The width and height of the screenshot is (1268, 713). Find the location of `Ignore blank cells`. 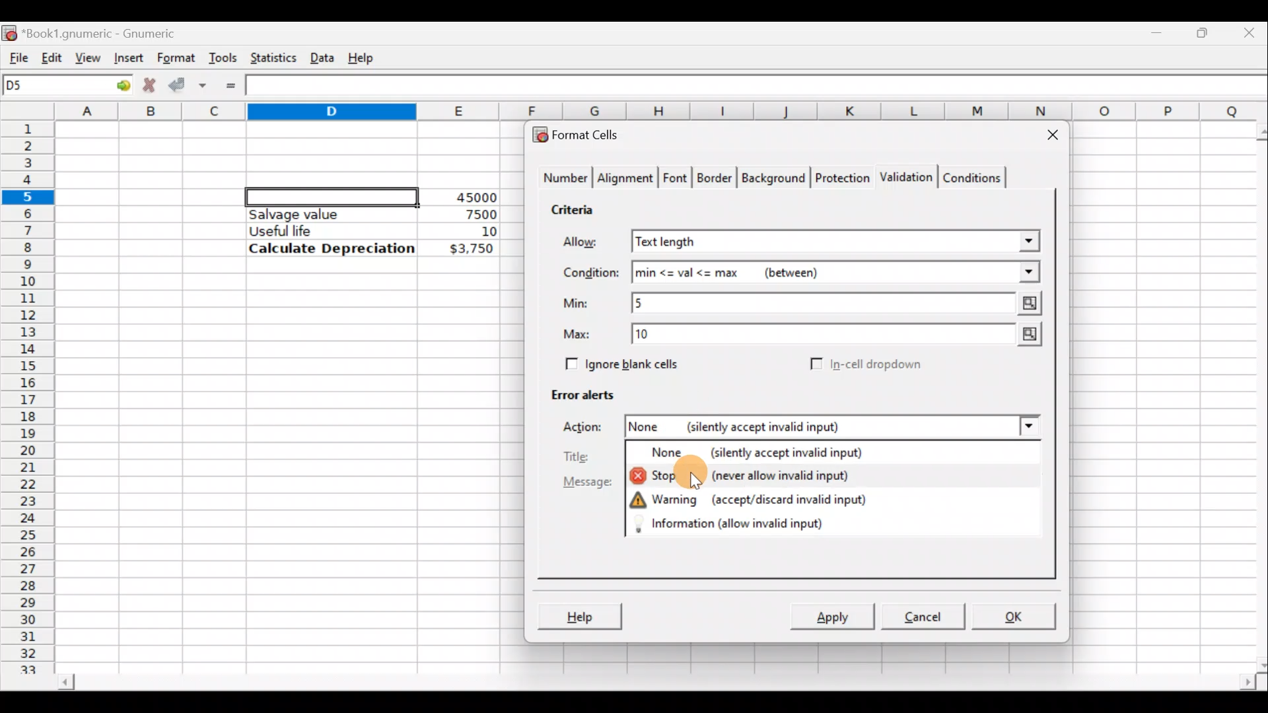

Ignore blank cells is located at coordinates (619, 362).